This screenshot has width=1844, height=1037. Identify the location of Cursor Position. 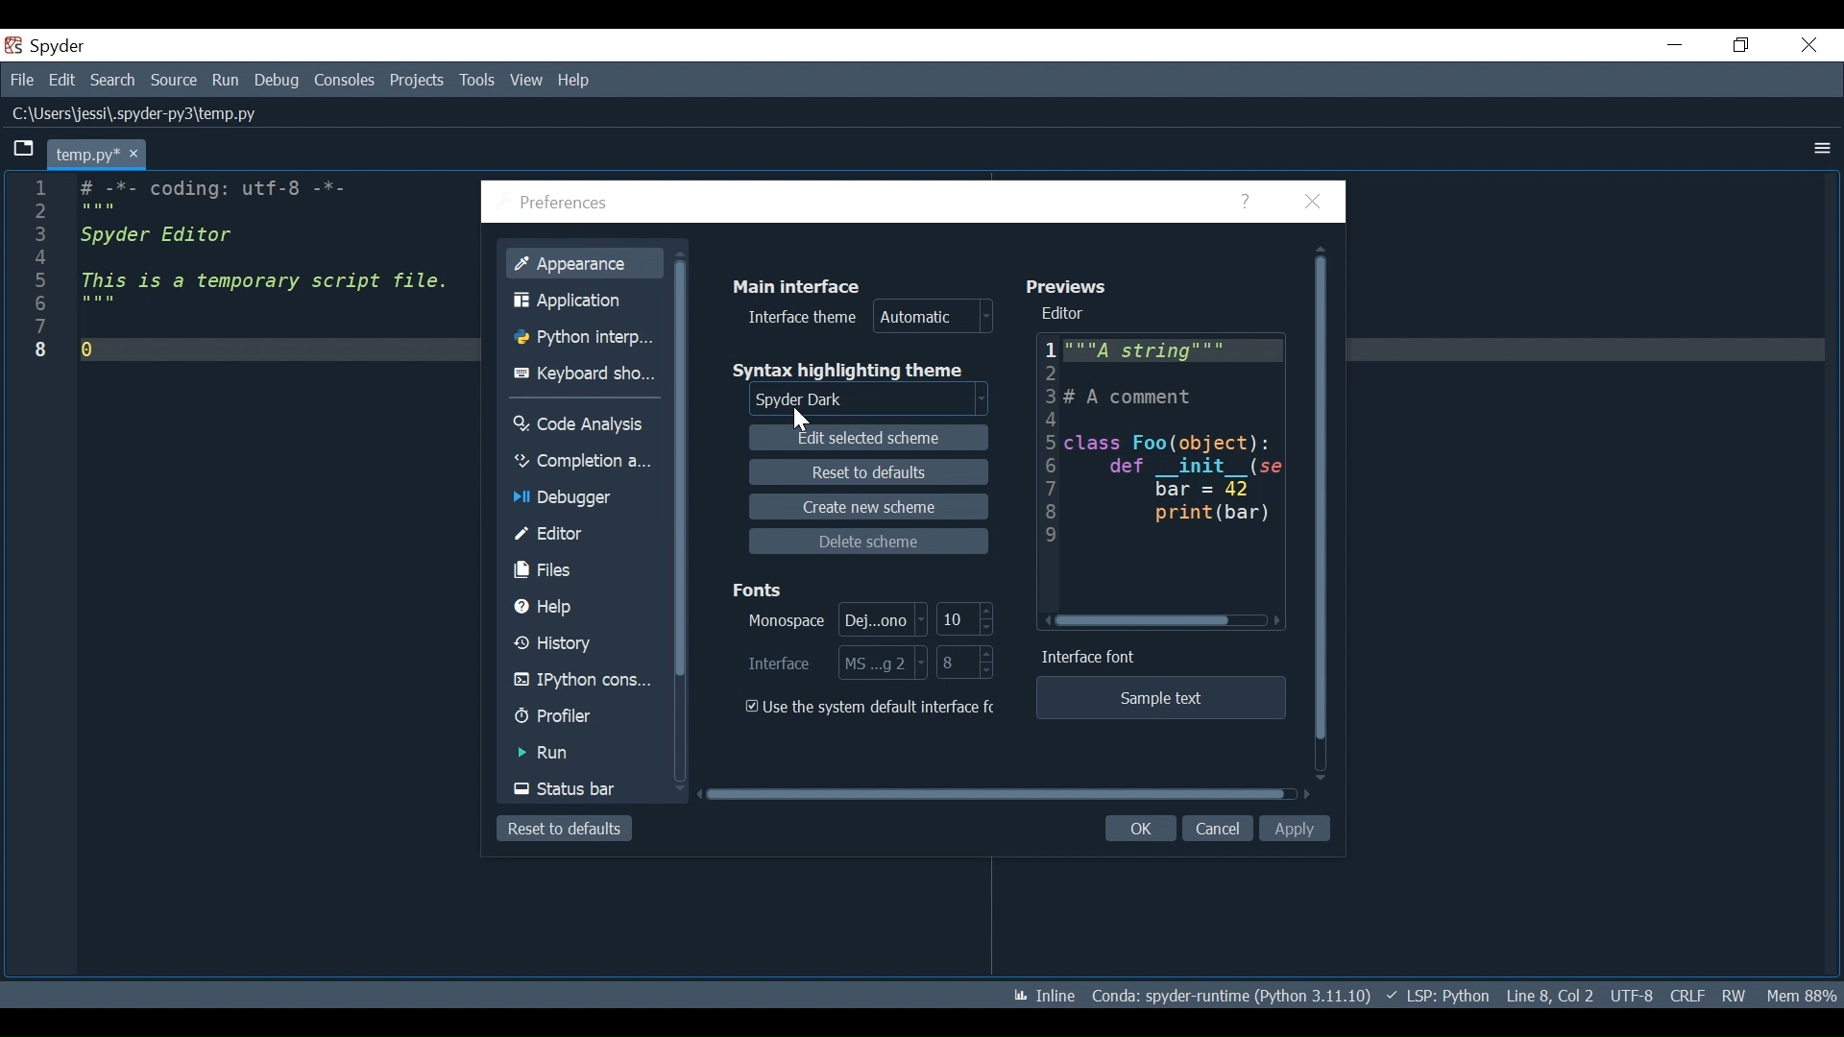
(1548, 996).